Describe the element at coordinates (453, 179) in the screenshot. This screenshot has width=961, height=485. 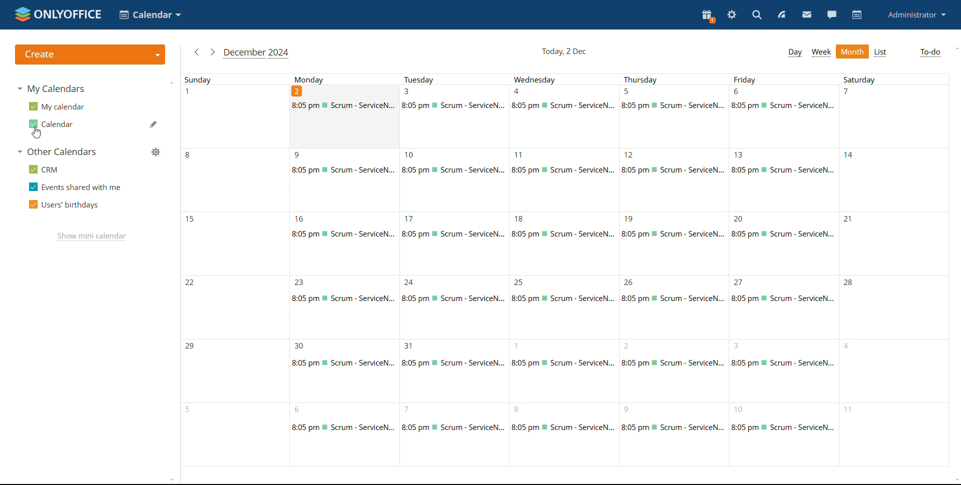
I see `10` at that location.